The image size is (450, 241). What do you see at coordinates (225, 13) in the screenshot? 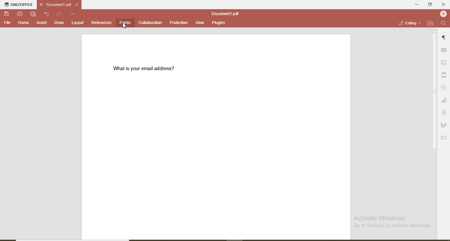
I see `file name` at bounding box center [225, 13].